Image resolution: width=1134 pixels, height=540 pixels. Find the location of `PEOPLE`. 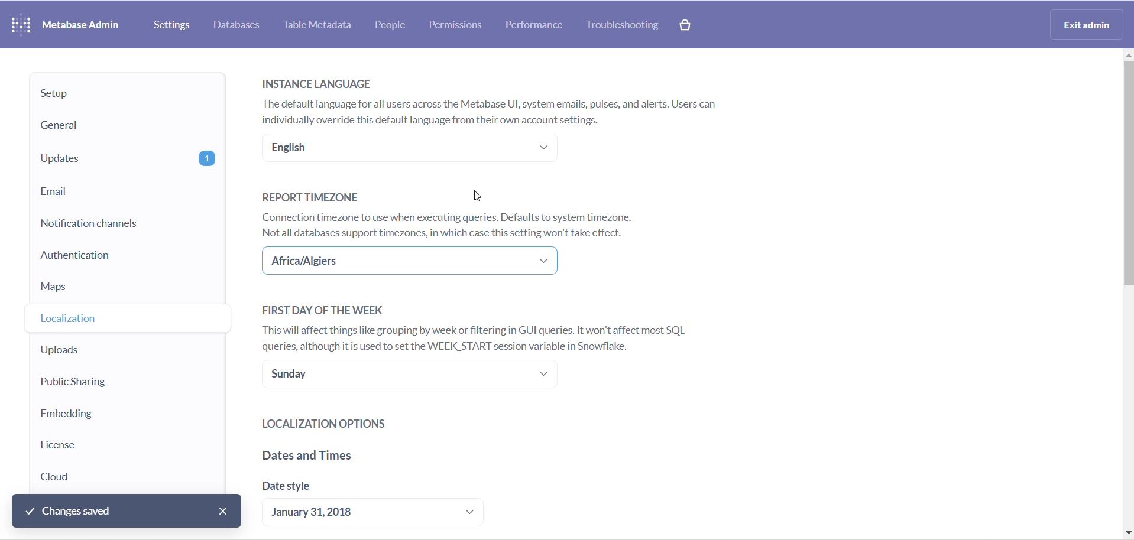

PEOPLE is located at coordinates (396, 25).